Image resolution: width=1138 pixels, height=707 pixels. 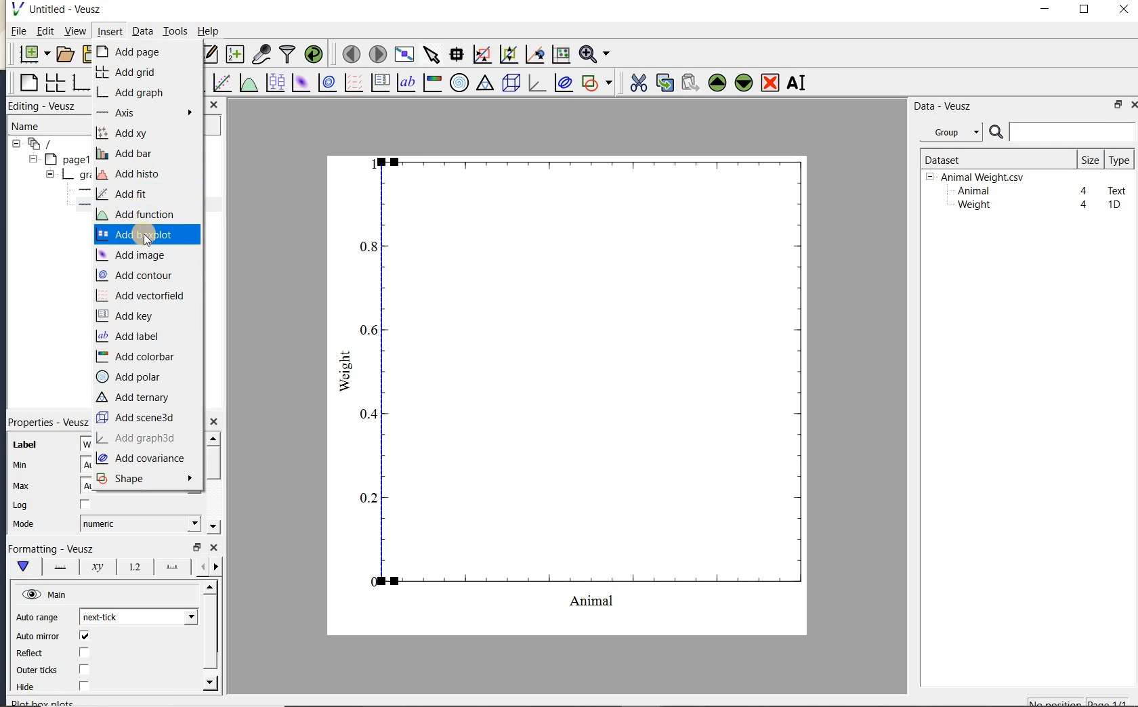 What do you see at coordinates (142, 112) in the screenshot?
I see `axis` at bounding box center [142, 112].